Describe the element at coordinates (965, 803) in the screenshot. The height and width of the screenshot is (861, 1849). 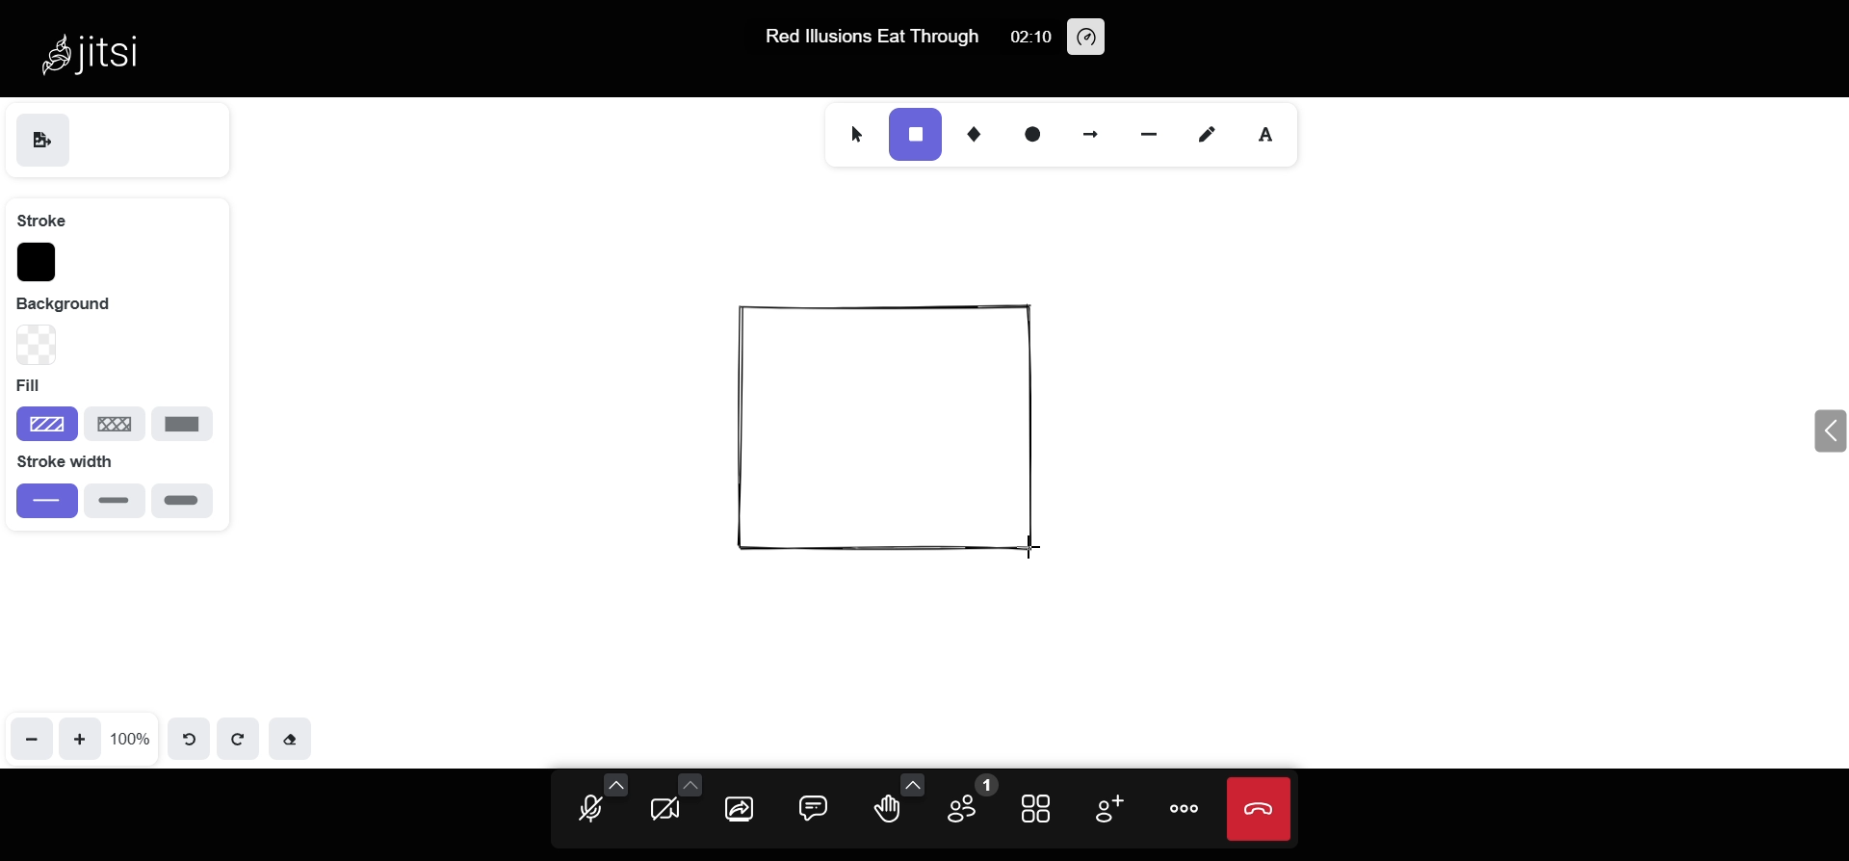
I see `participants` at that location.